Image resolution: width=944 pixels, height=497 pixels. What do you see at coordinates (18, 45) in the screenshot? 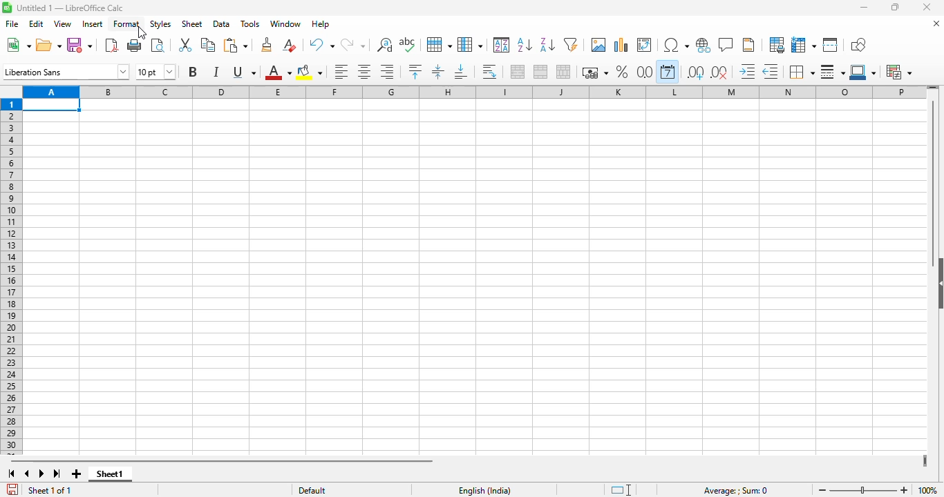
I see `new` at bounding box center [18, 45].